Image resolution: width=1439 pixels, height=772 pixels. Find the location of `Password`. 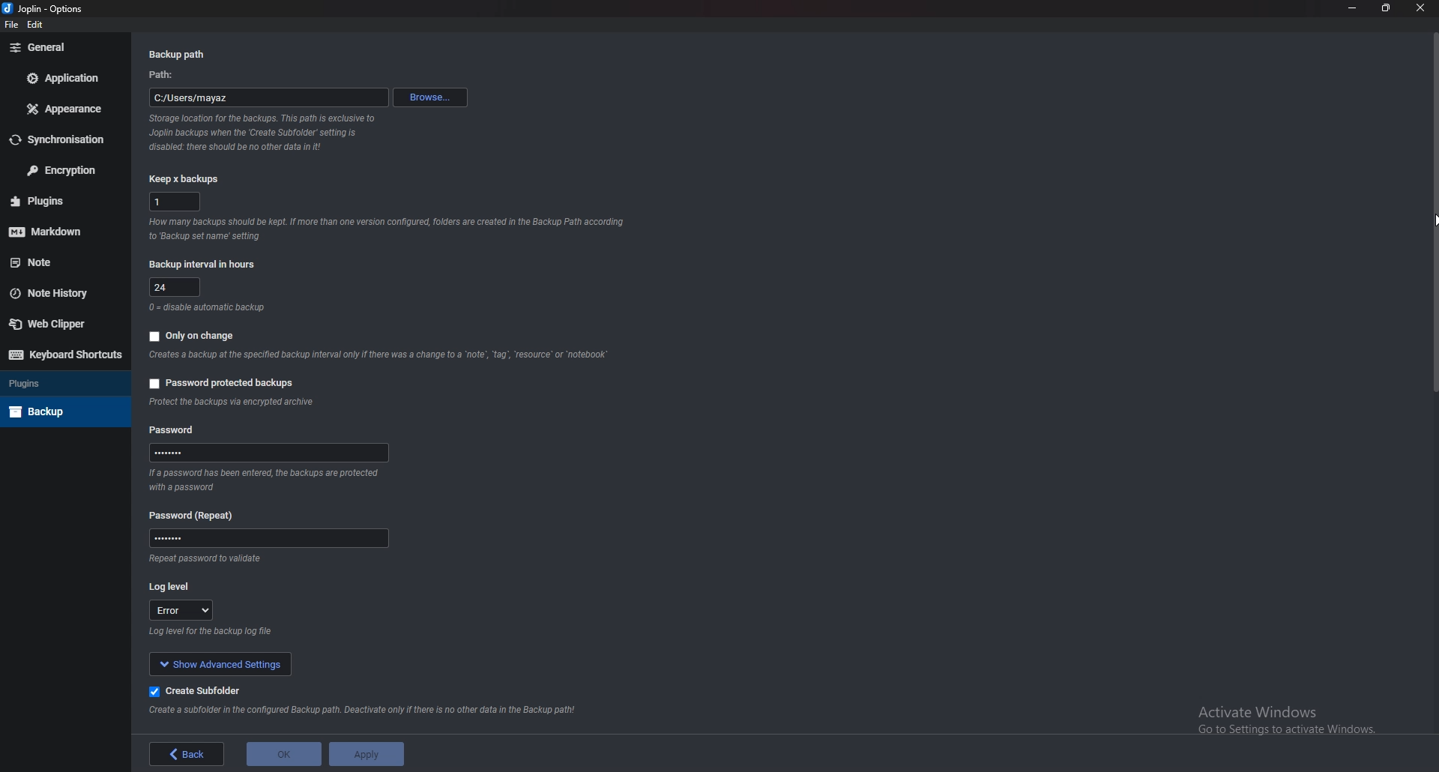

Password is located at coordinates (268, 539).